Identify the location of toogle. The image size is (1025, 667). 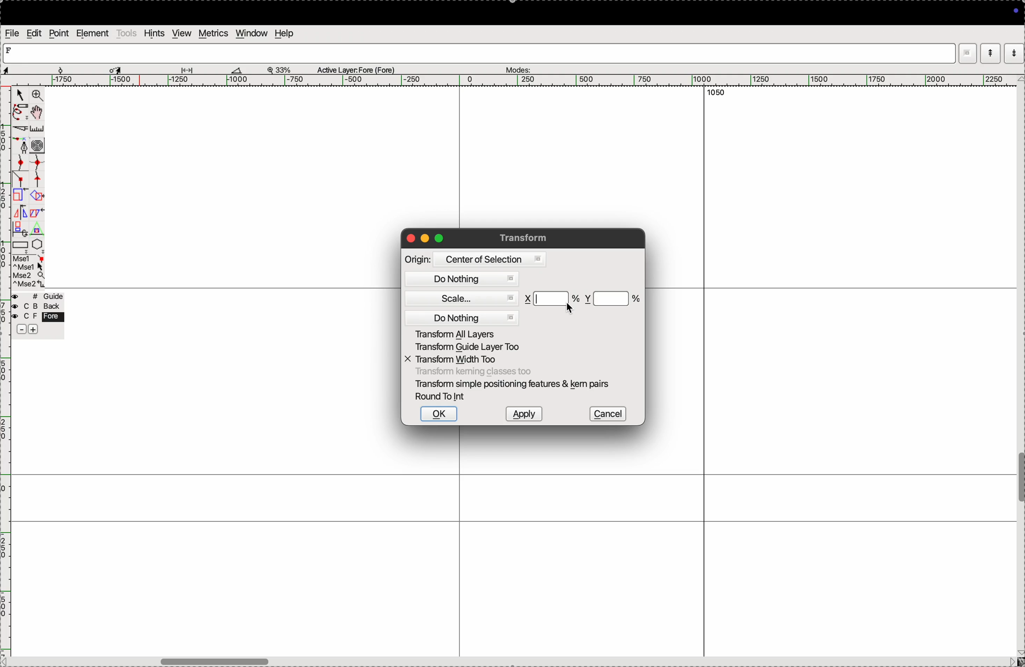
(233, 660).